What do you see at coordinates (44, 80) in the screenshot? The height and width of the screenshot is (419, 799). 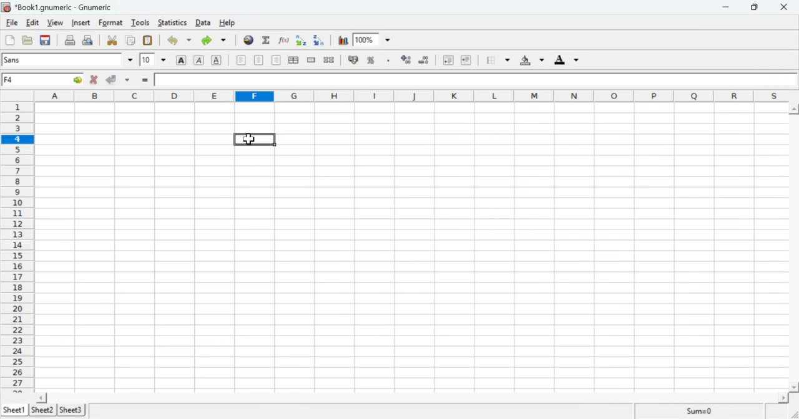 I see `Active cell` at bounding box center [44, 80].